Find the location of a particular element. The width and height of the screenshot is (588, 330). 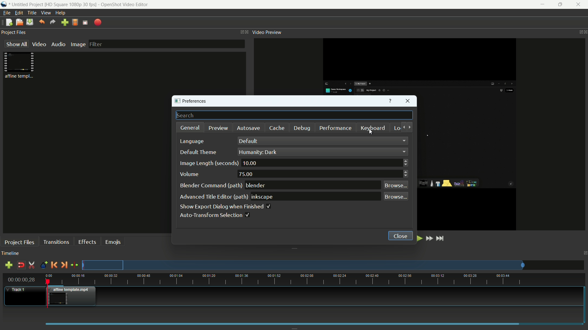

inkspace is located at coordinates (262, 197).